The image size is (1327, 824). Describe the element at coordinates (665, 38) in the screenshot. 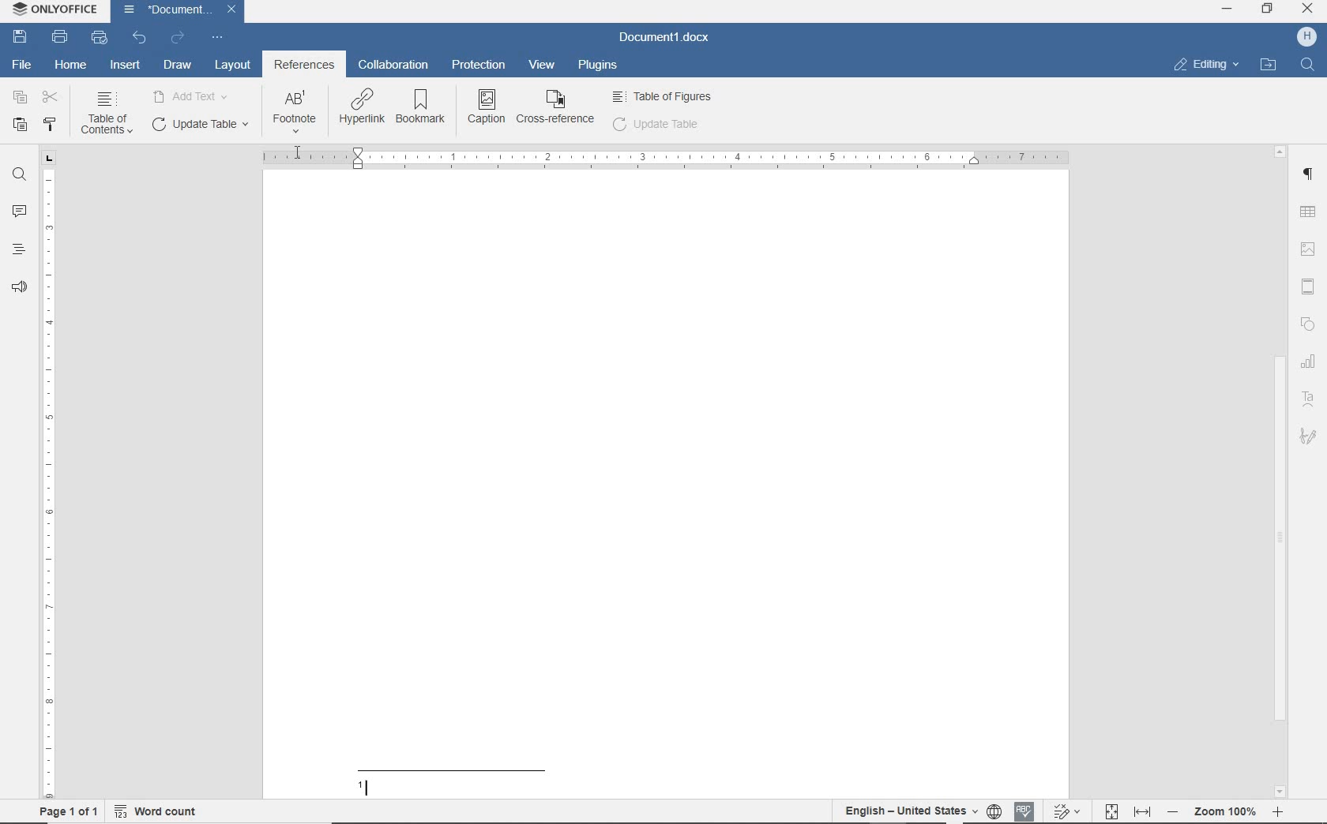

I see `document name` at that location.